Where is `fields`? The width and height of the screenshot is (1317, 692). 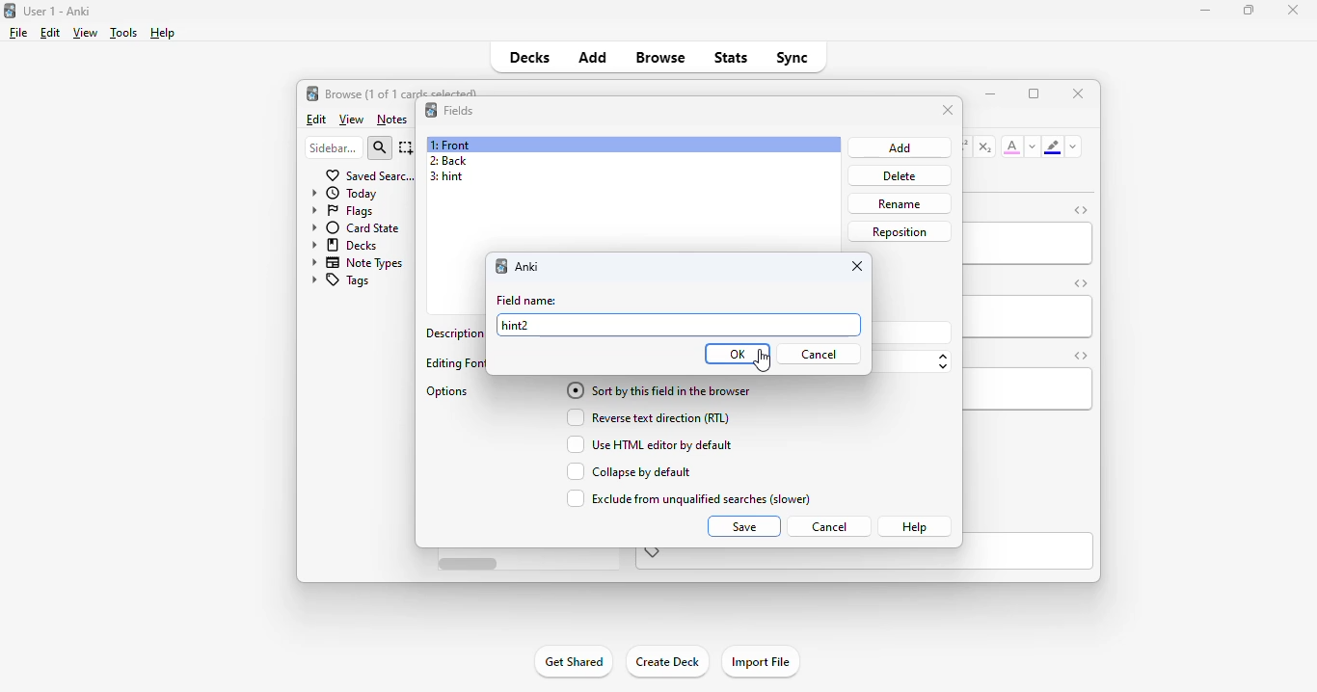
fields is located at coordinates (459, 111).